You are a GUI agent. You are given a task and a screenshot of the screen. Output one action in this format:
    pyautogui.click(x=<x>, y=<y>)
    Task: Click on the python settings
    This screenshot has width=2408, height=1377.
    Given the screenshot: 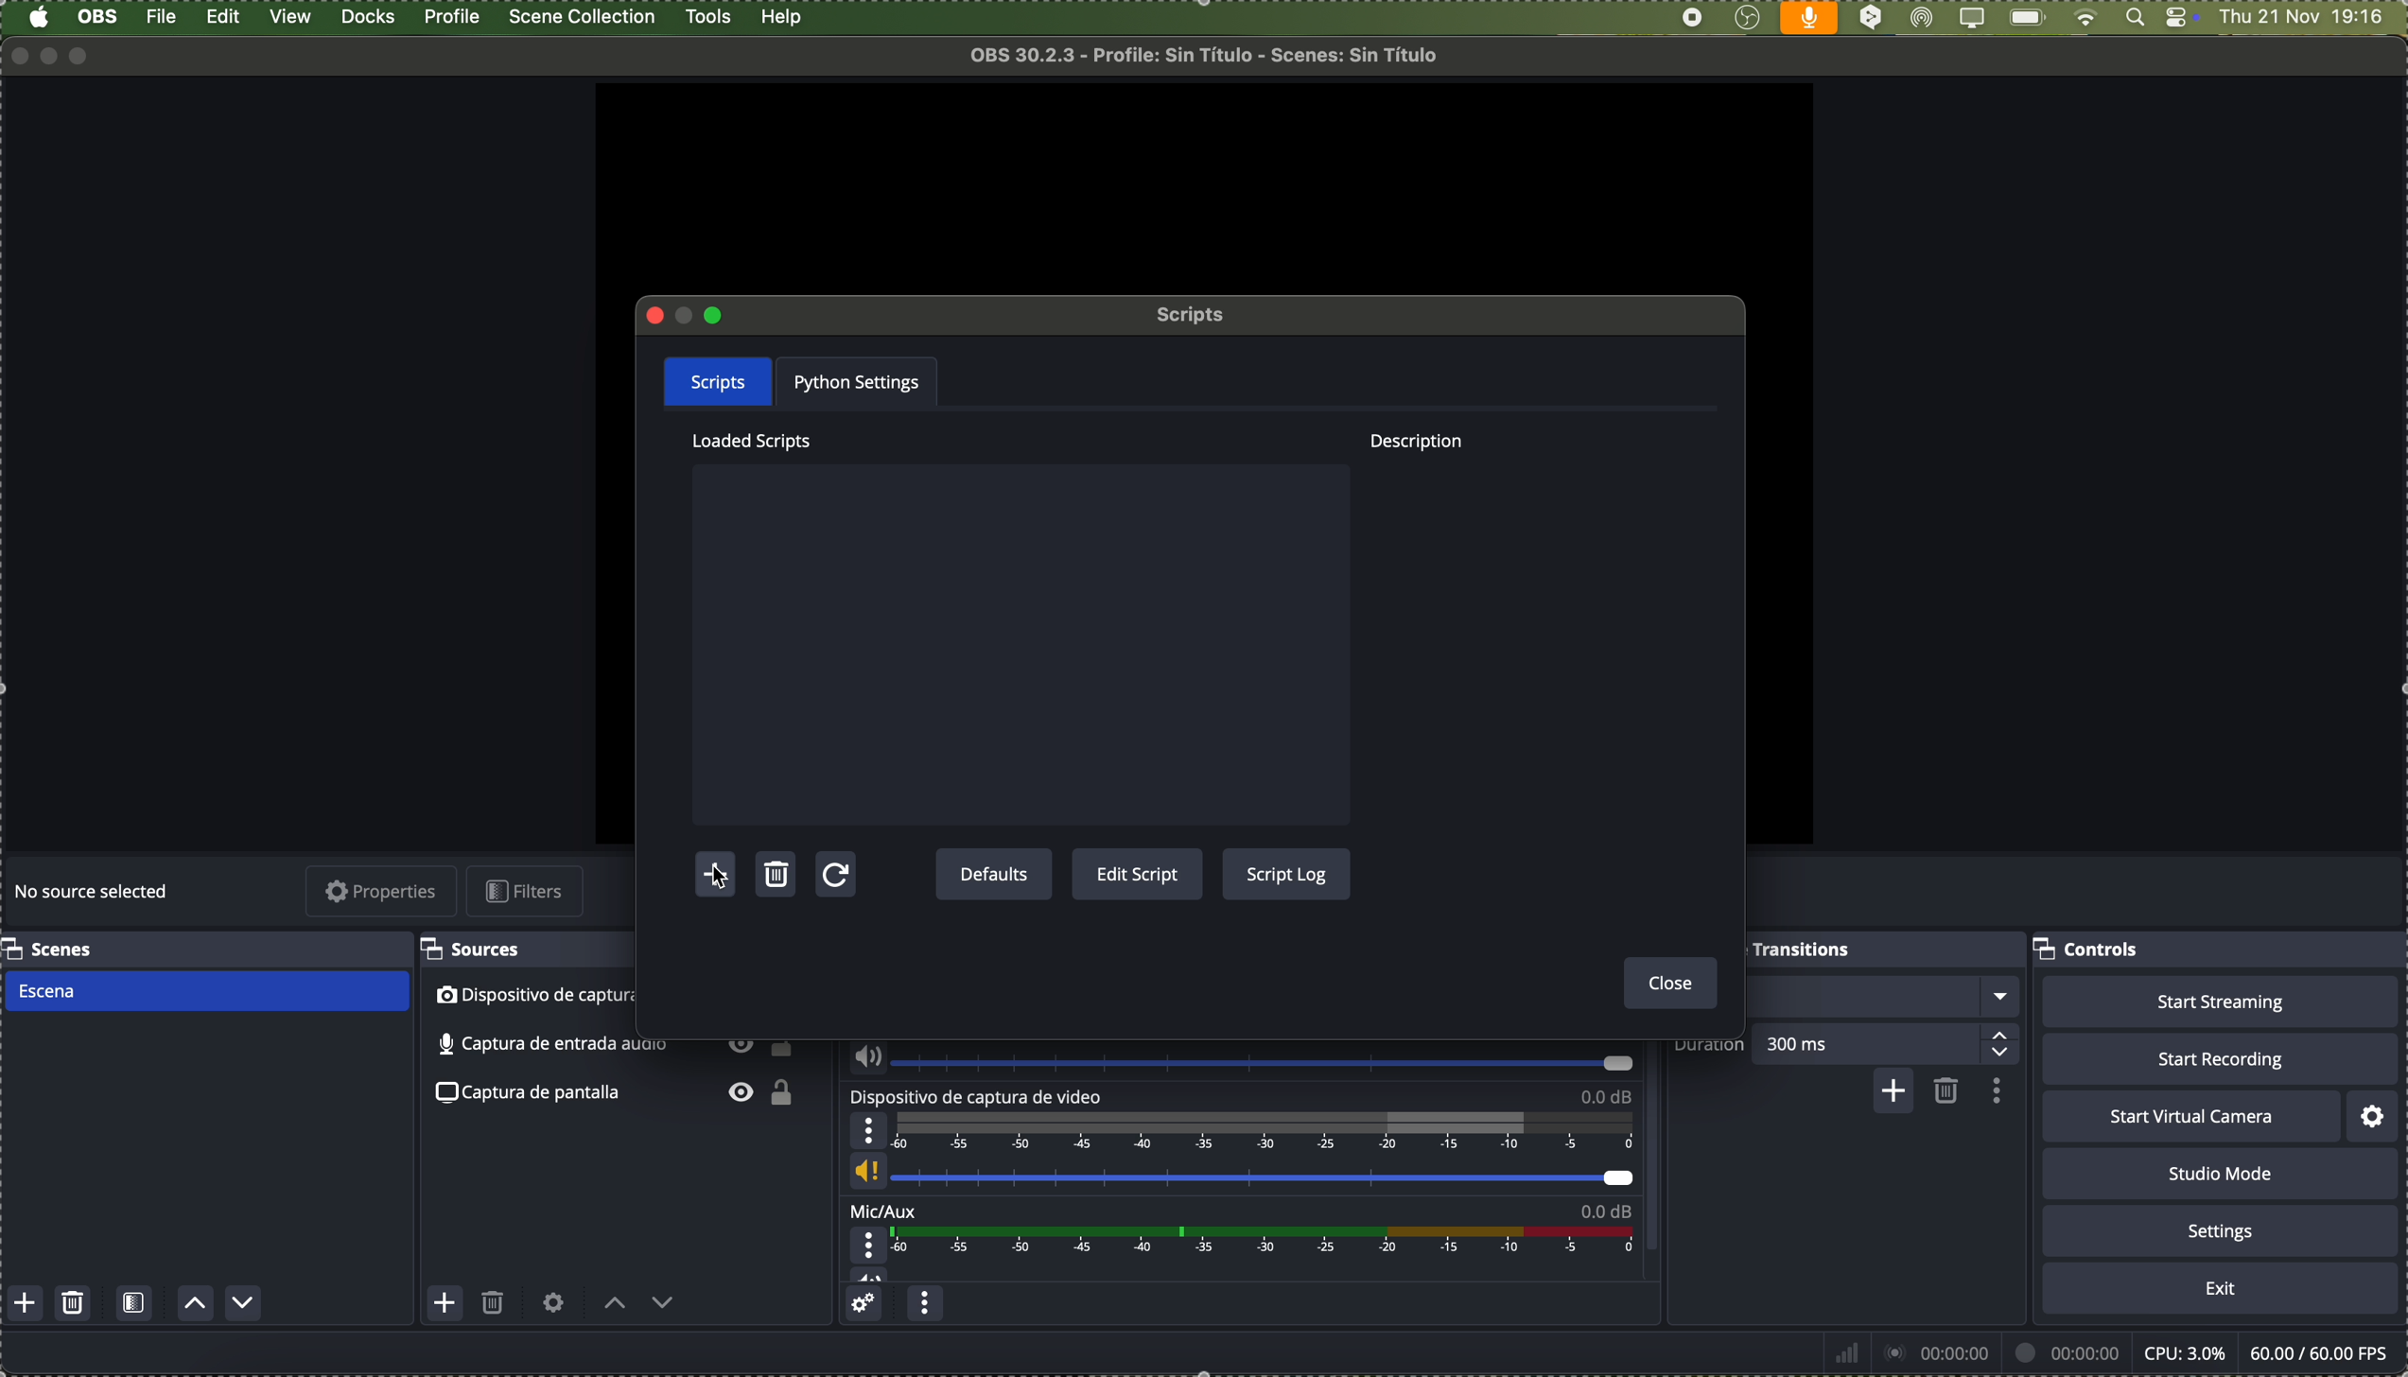 What is the action you would take?
    pyautogui.click(x=863, y=381)
    